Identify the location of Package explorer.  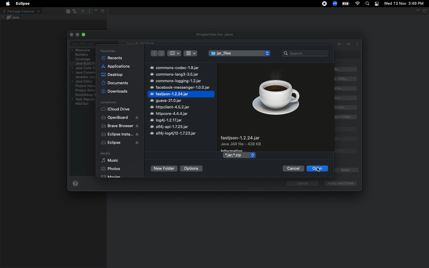
(21, 11).